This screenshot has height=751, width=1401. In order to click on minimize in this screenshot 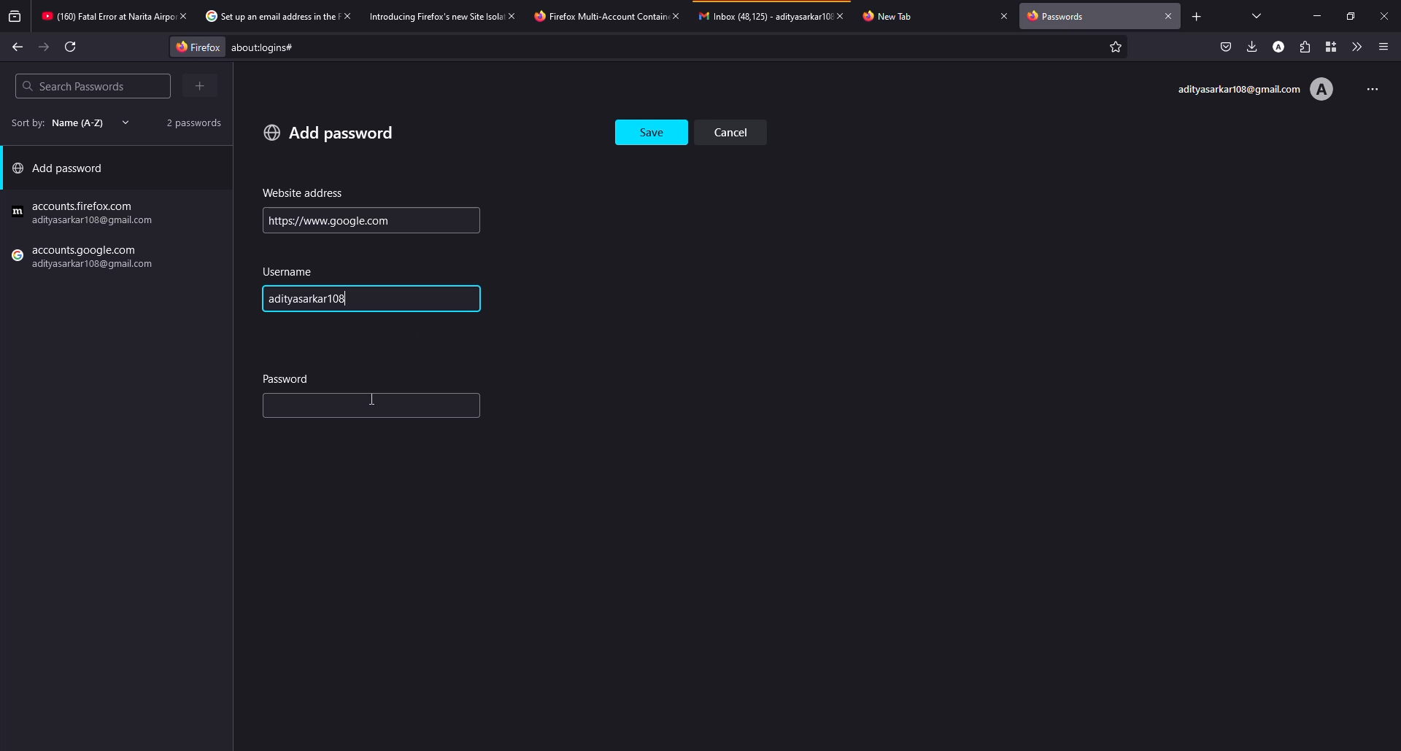, I will do `click(1319, 16)`.